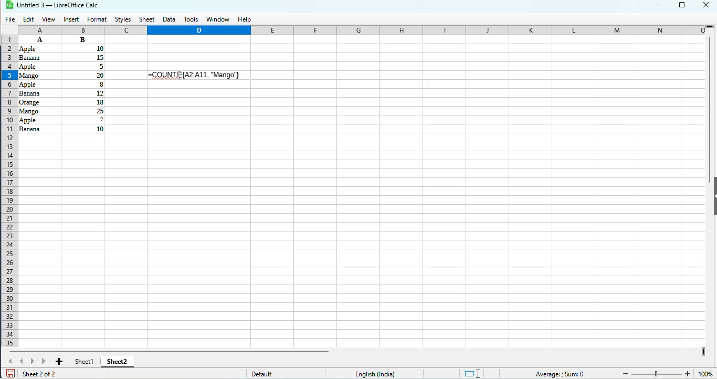  What do you see at coordinates (712, 196) in the screenshot?
I see `show` at bounding box center [712, 196].